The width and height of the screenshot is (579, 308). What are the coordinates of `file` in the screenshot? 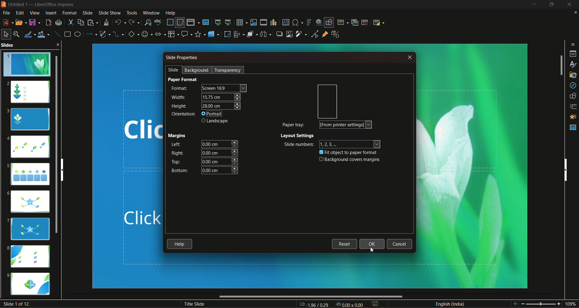 It's located at (7, 13).